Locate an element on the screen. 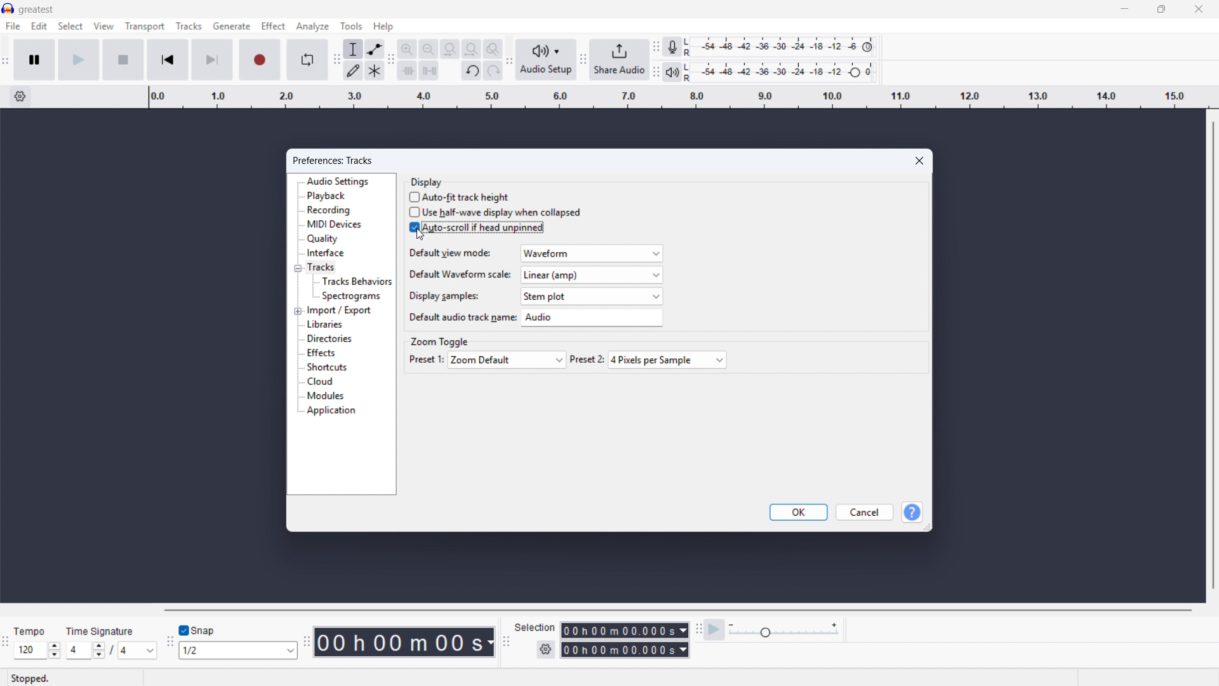 Image resolution: width=1219 pixels, height=686 pixels. Selection toolbar  is located at coordinates (507, 643).